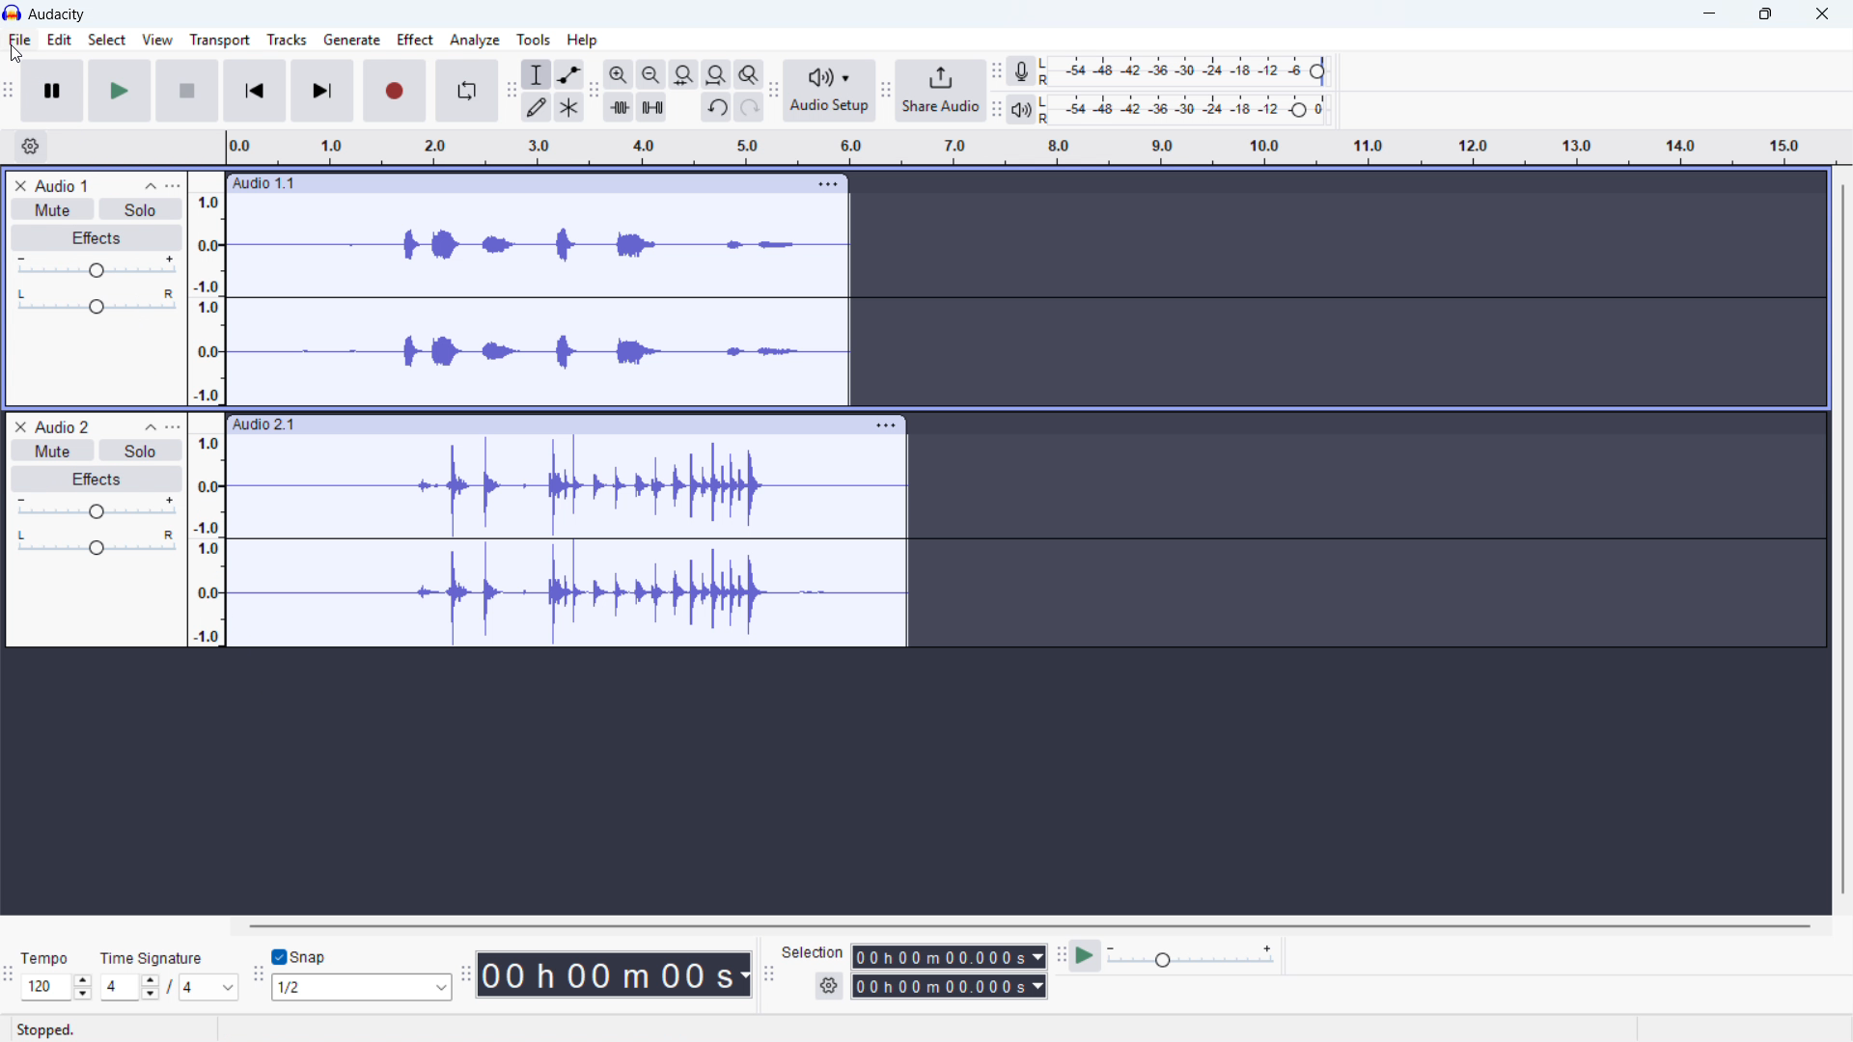  Describe the element at coordinates (1763, 14) in the screenshot. I see `Maximise ` at that location.